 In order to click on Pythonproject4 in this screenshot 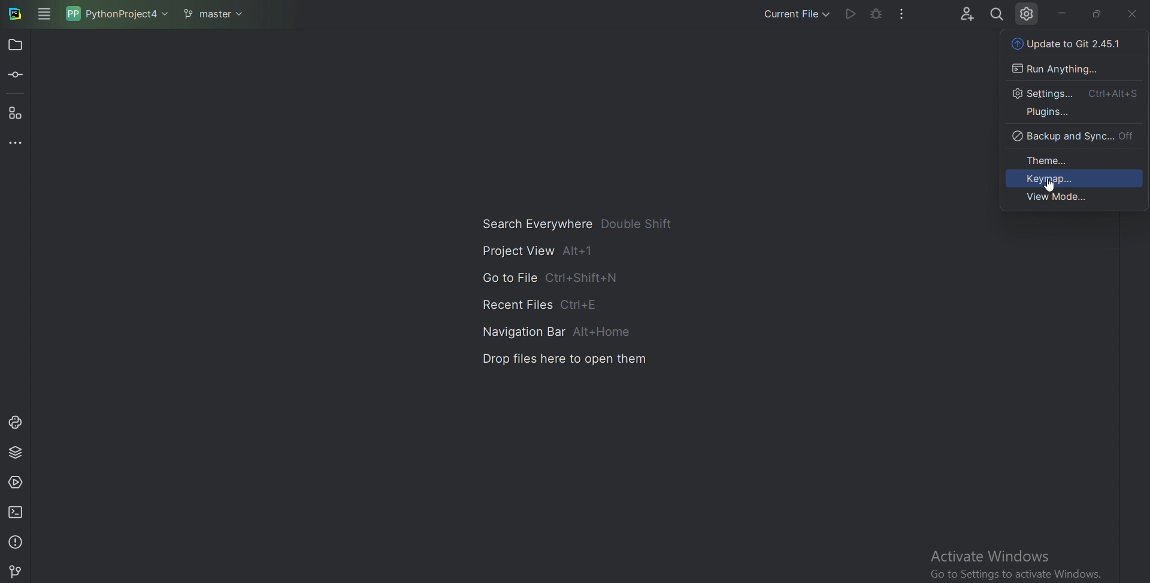, I will do `click(116, 13)`.